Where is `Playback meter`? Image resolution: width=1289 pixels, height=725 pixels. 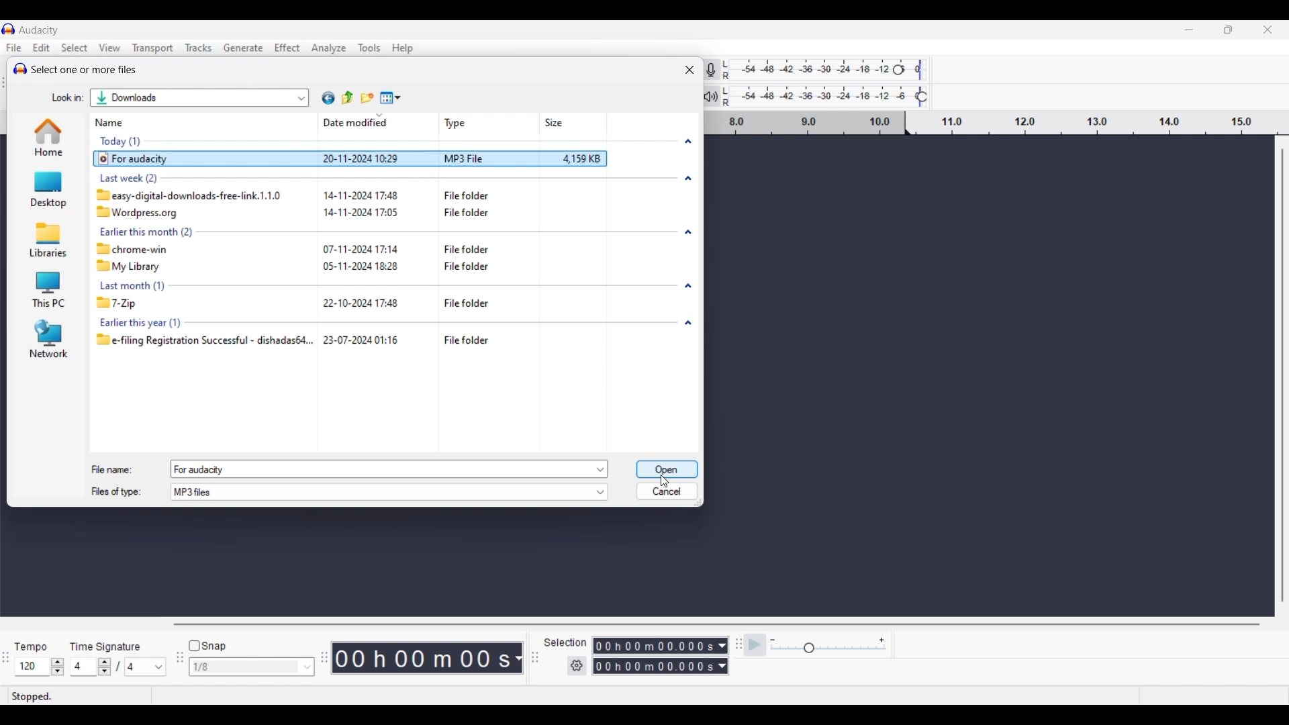
Playback meter is located at coordinates (719, 96).